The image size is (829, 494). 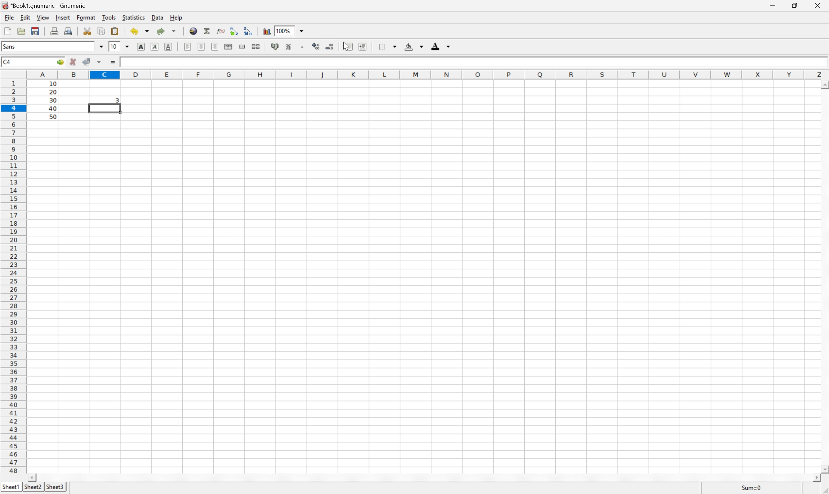 What do you see at coordinates (141, 47) in the screenshot?
I see `bold` at bounding box center [141, 47].